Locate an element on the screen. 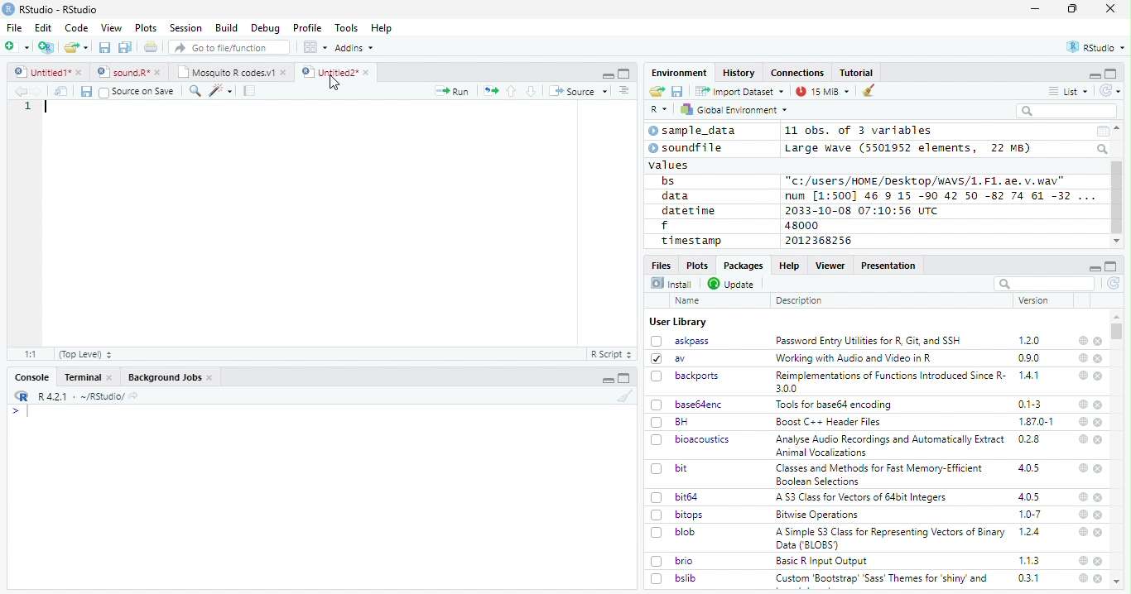  Source on Save is located at coordinates (136, 91).